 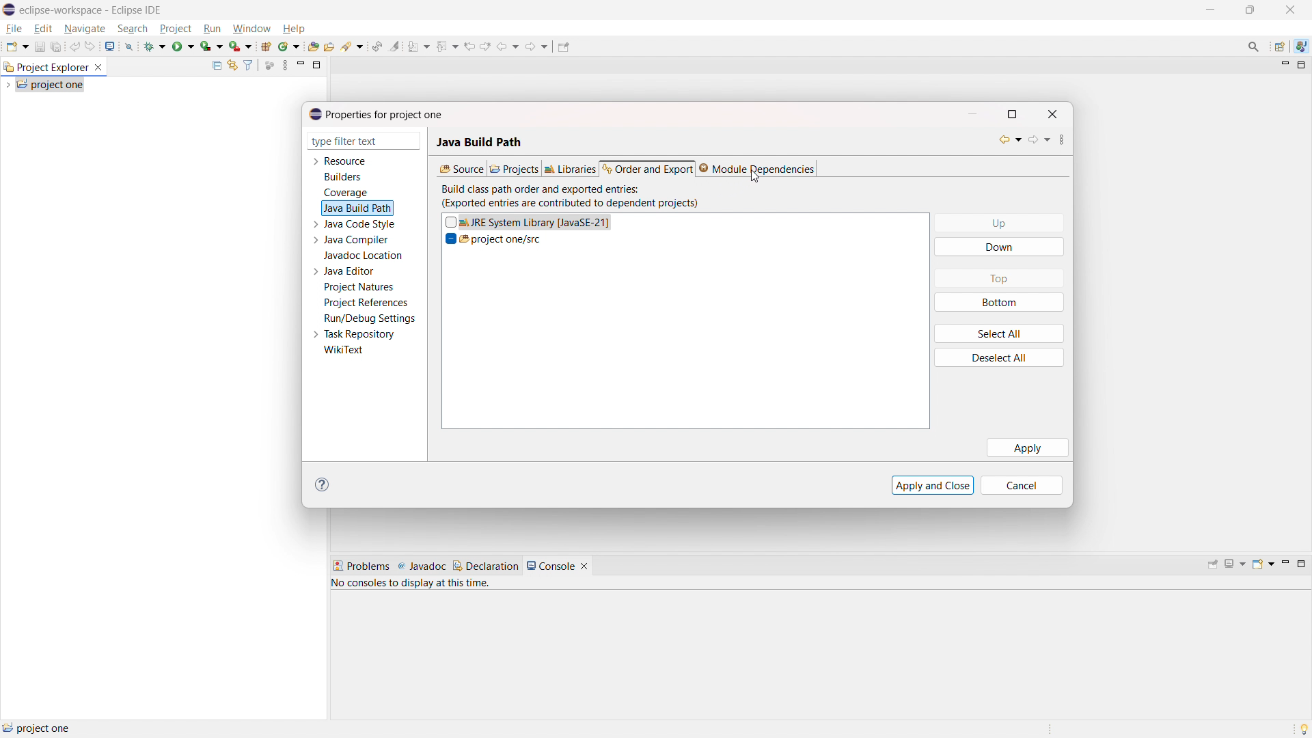 What do you see at coordinates (183, 45) in the screenshot?
I see `run` at bounding box center [183, 45].